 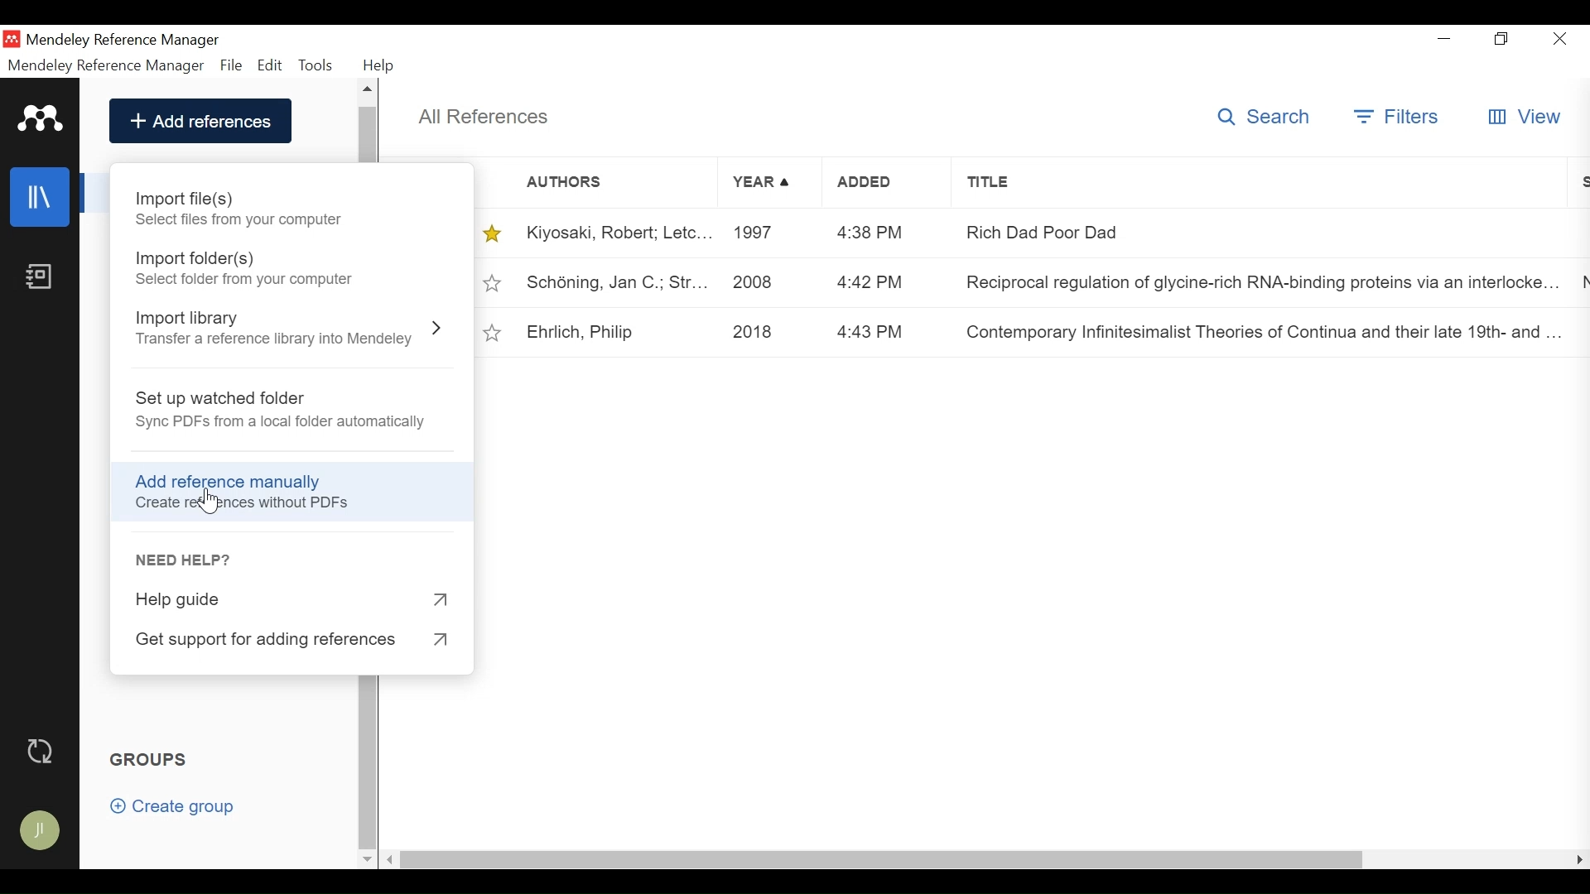 I want to click on All References, so click(x=483, y=116).